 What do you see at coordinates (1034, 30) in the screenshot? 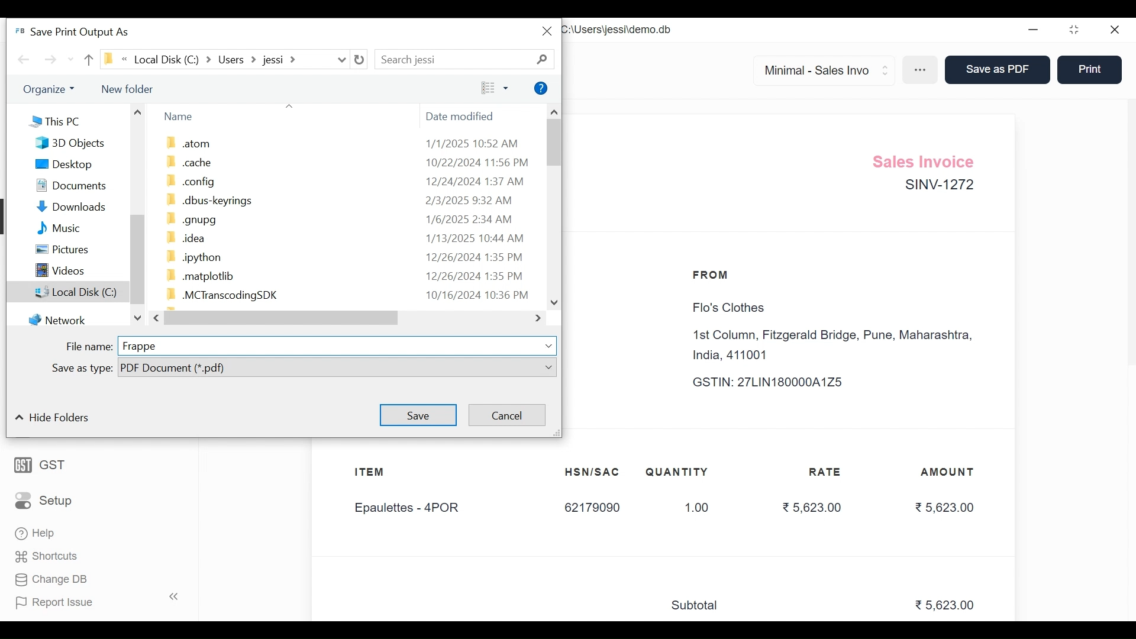
I see `Minimize` at bounding box center [1034, 30].